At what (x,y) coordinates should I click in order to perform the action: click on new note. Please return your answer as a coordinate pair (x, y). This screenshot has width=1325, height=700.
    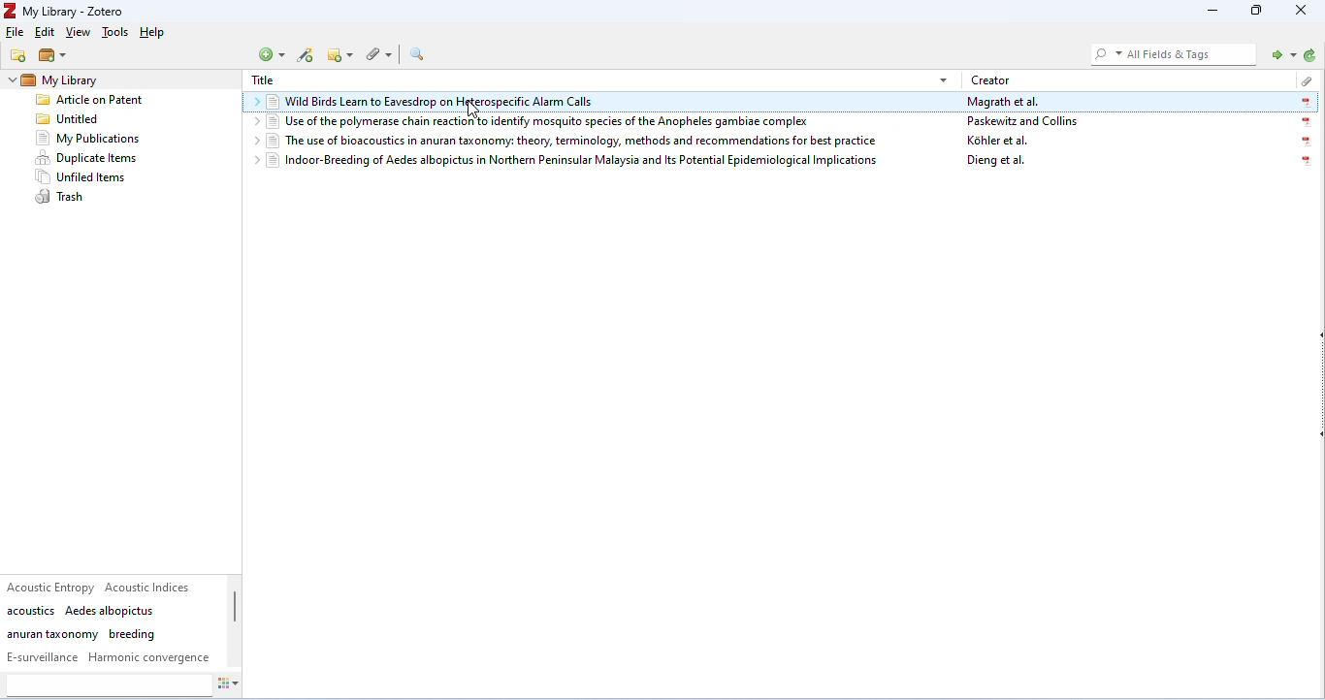
    Looking at the image, I should click on (339, 54).